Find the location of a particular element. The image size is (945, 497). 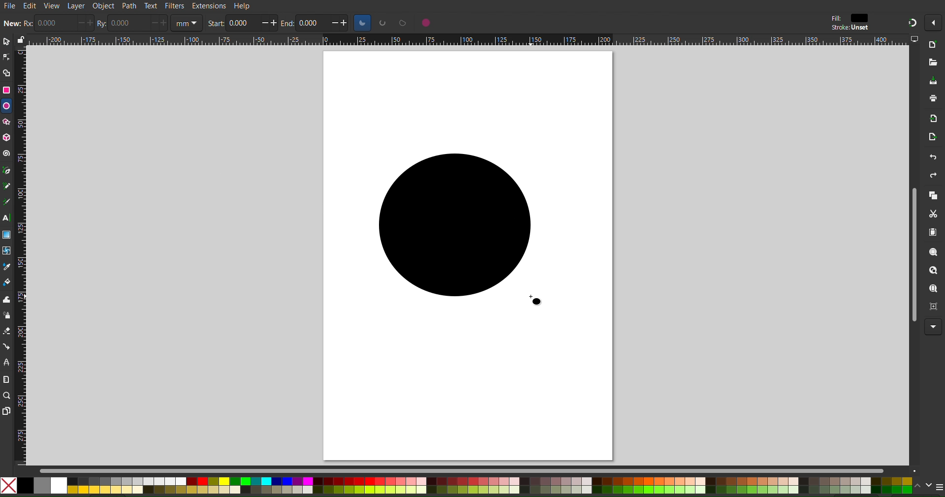

New is located at coordinates (935, 47).